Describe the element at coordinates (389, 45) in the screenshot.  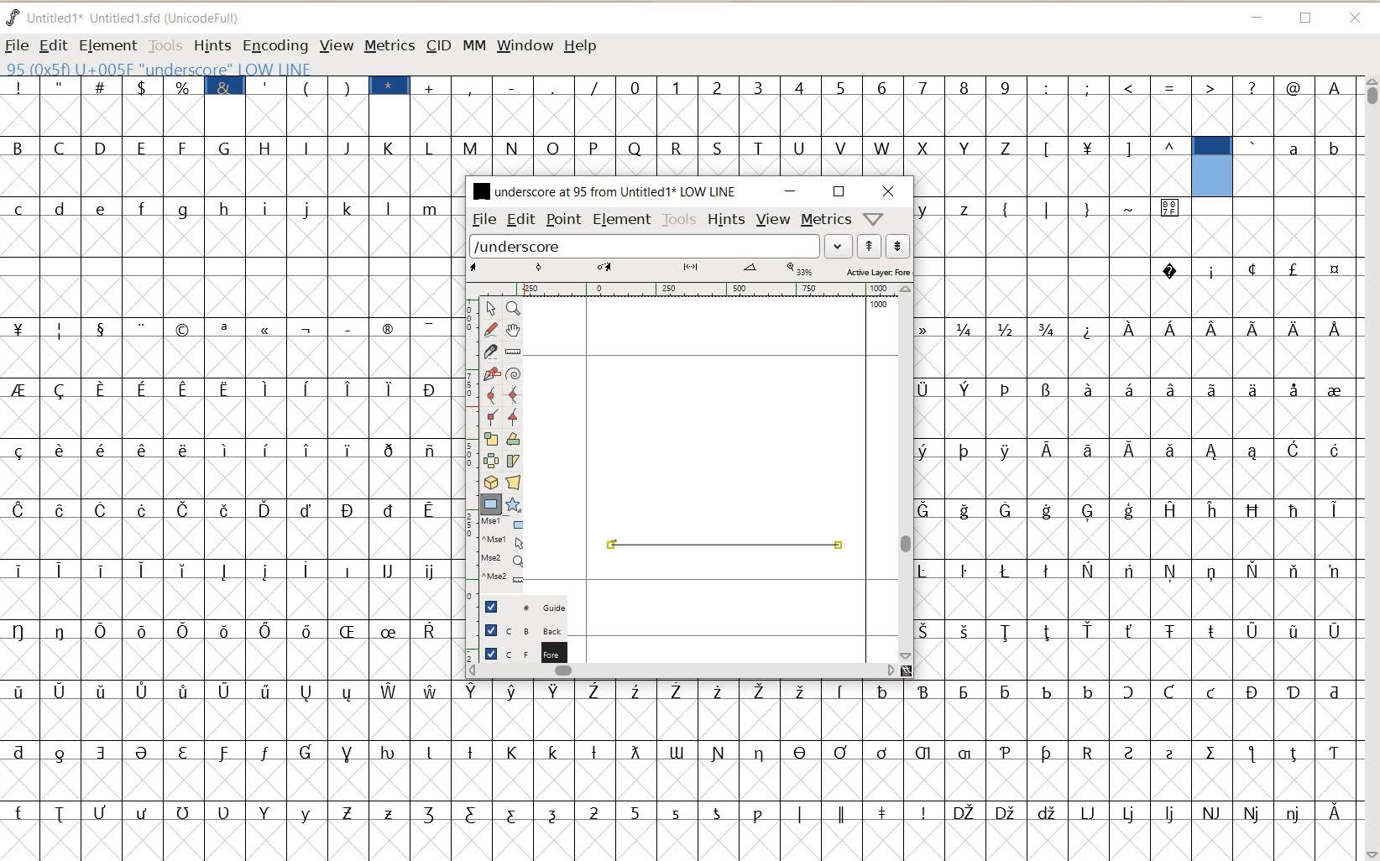
I see `METRICS` at that location.